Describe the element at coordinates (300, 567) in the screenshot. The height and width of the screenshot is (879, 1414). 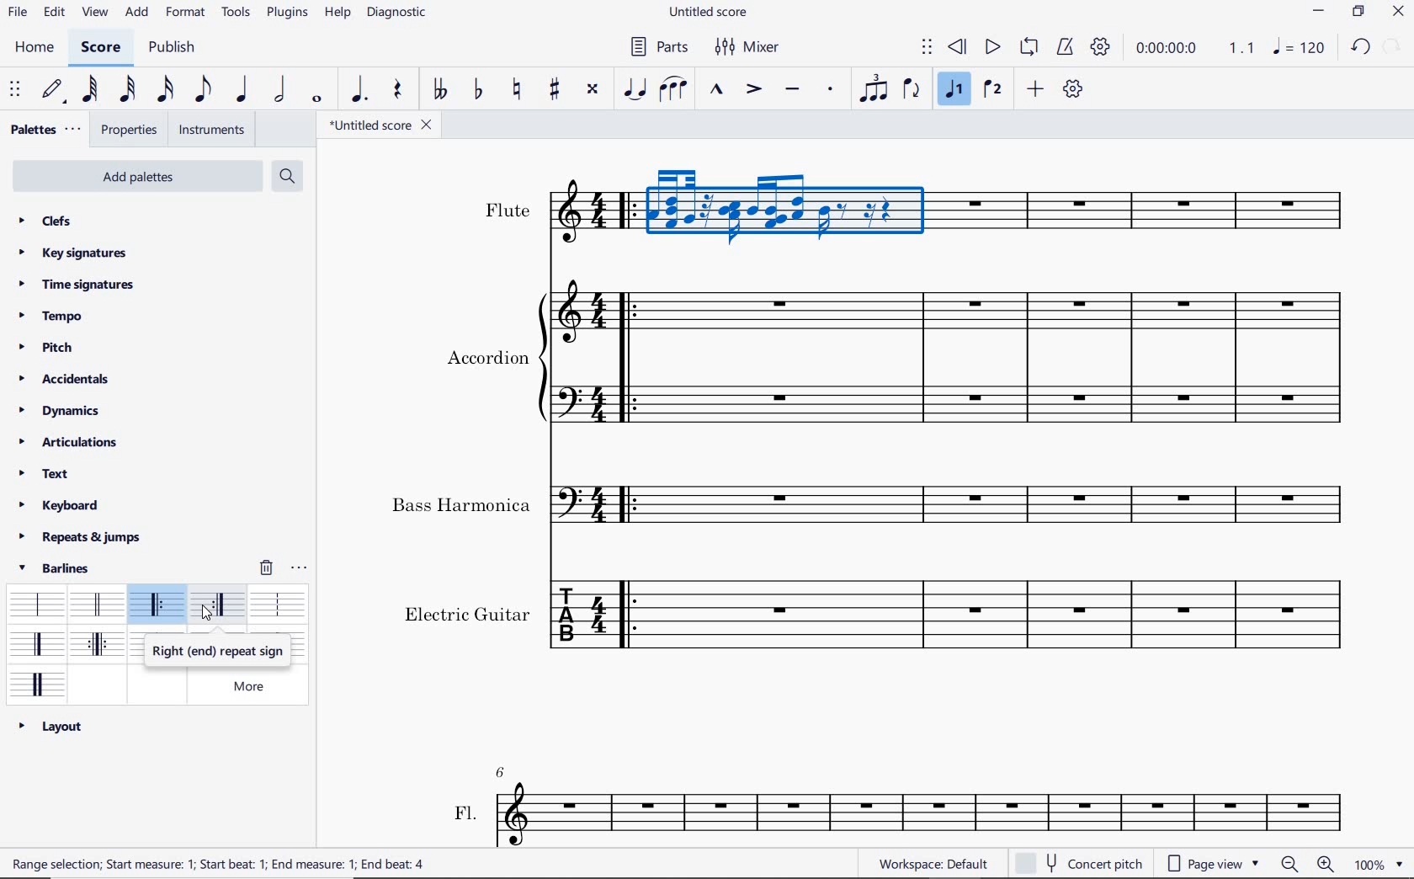
I see `options` at that location.